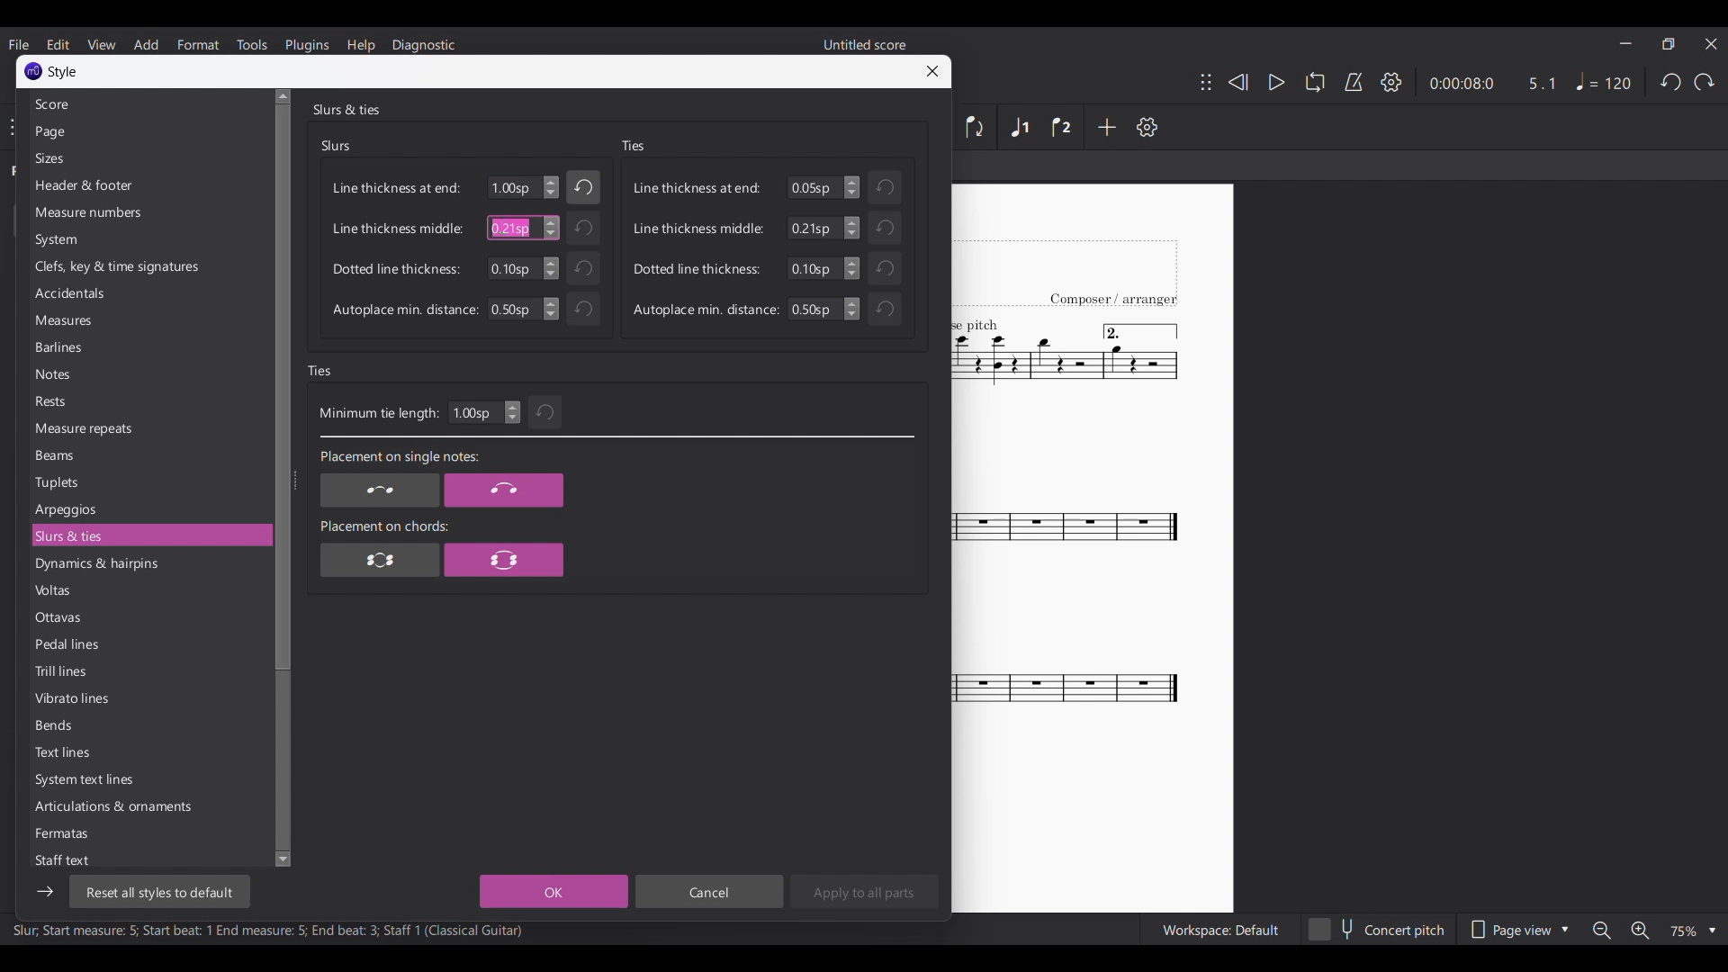  What do you see at coordinates (148, 482) in the screenshot?
I see `Tuplets` at bounding box center [148, 482].